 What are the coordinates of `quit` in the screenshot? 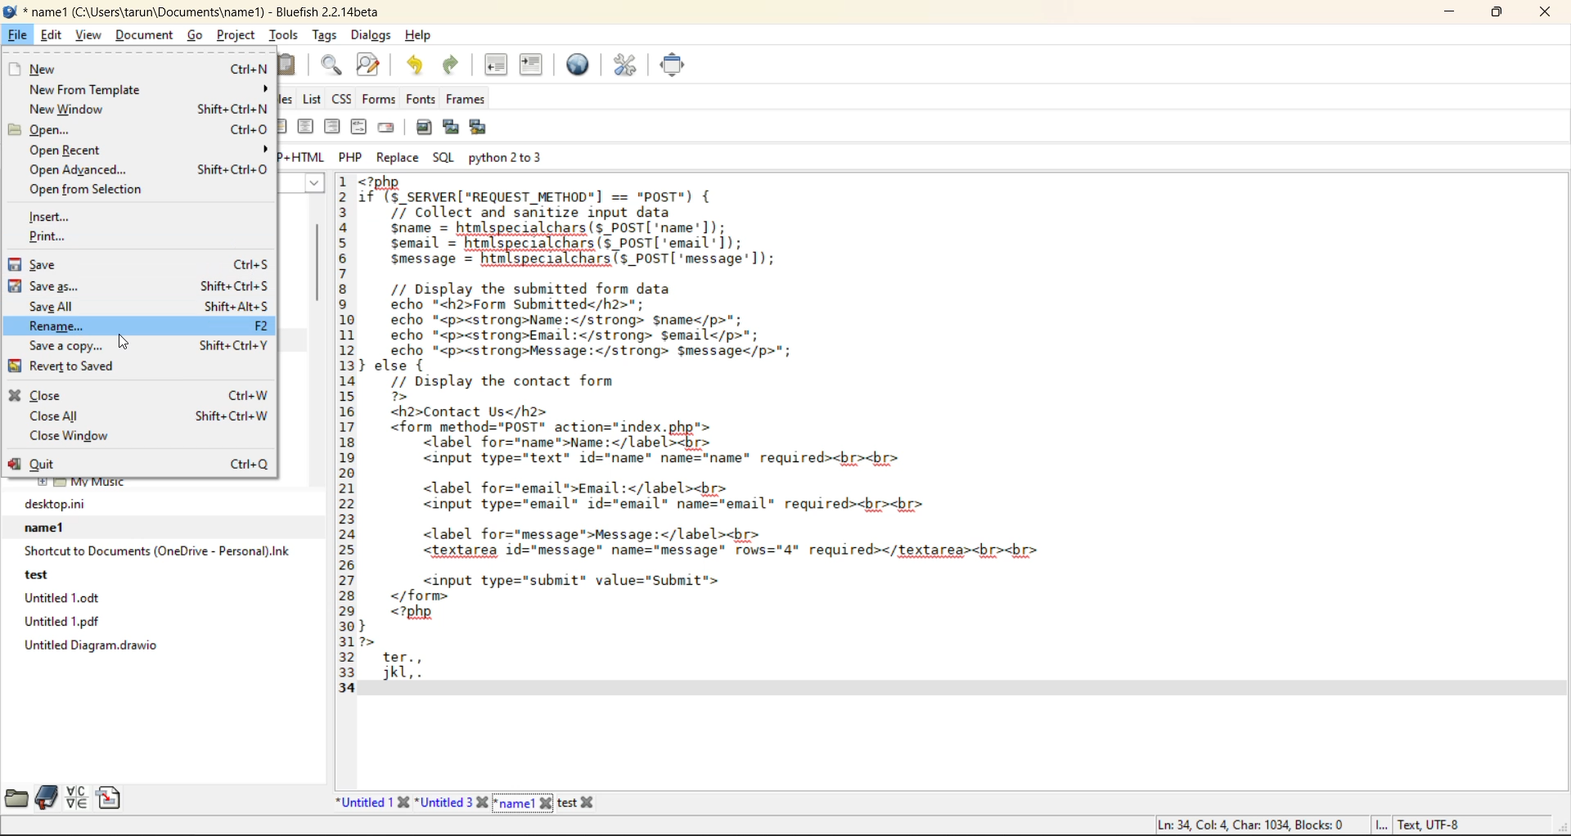 It's located at (137, 465).